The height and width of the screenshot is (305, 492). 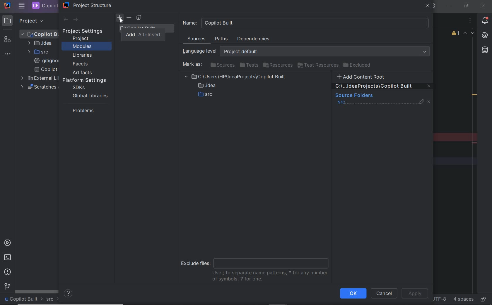 What do you see at coordinates (430, 102) in the screenshot?
I see `unmark source` at bounding box center [430, 102].